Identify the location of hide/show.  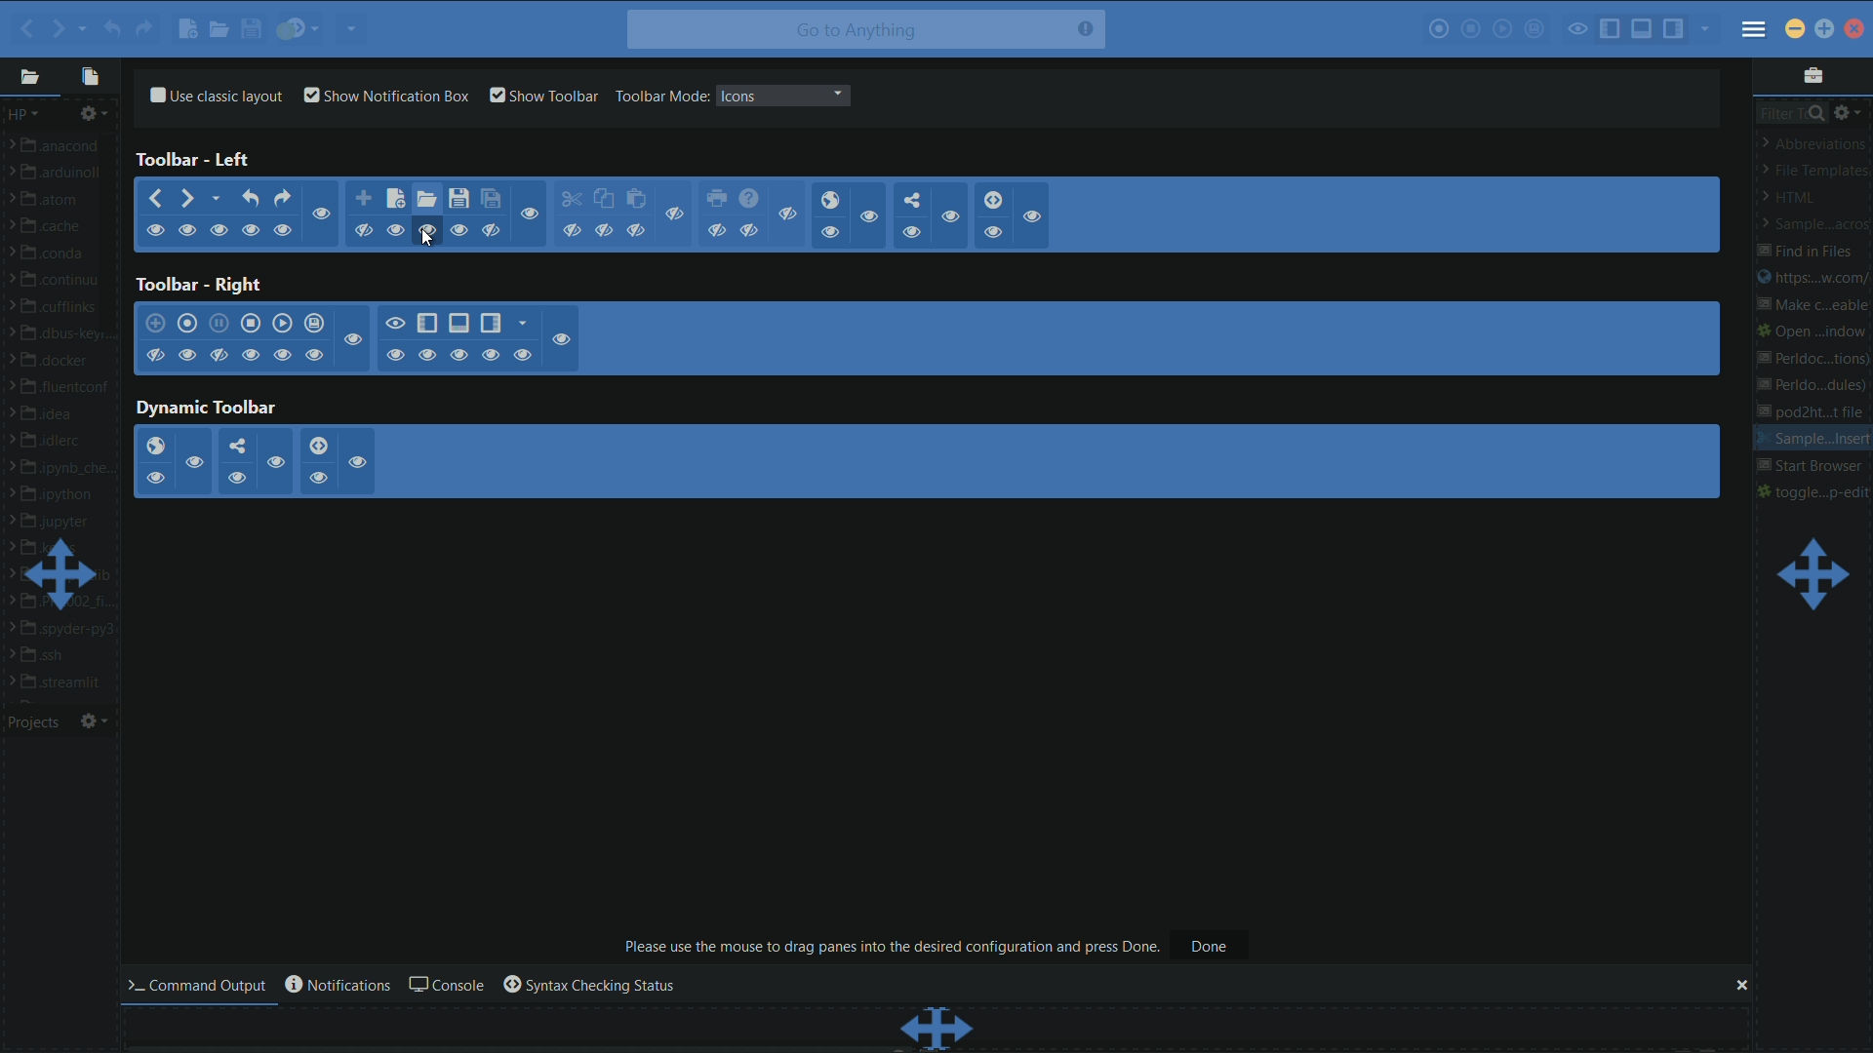
(458, 355).